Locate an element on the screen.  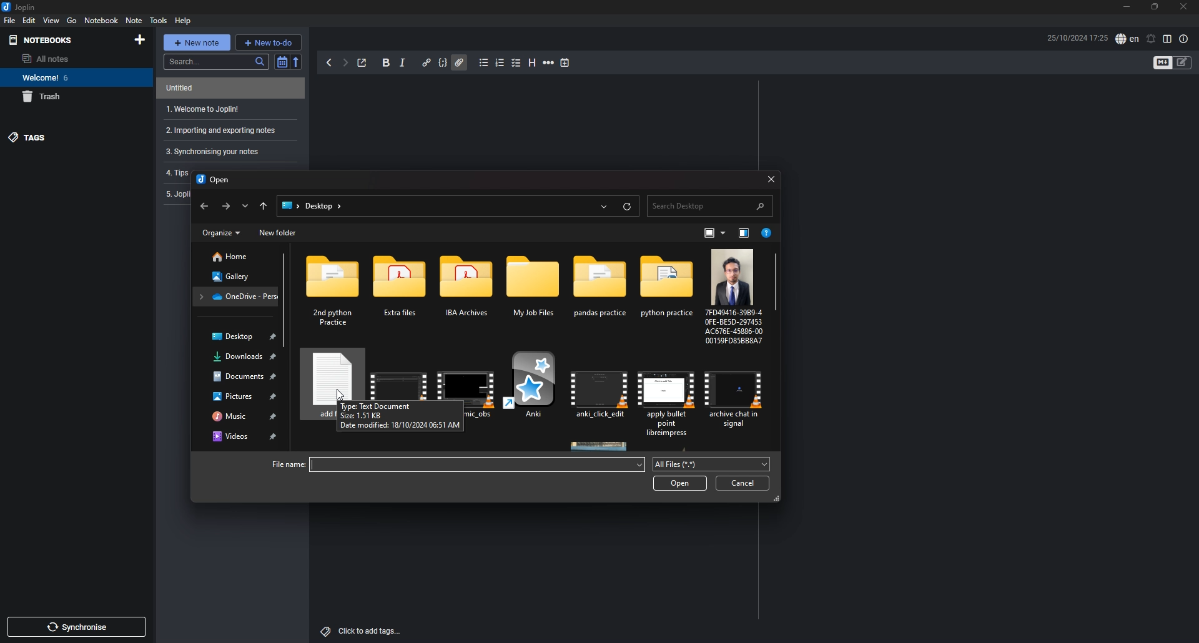
toggle editors is located at coordinates (1182, 62).